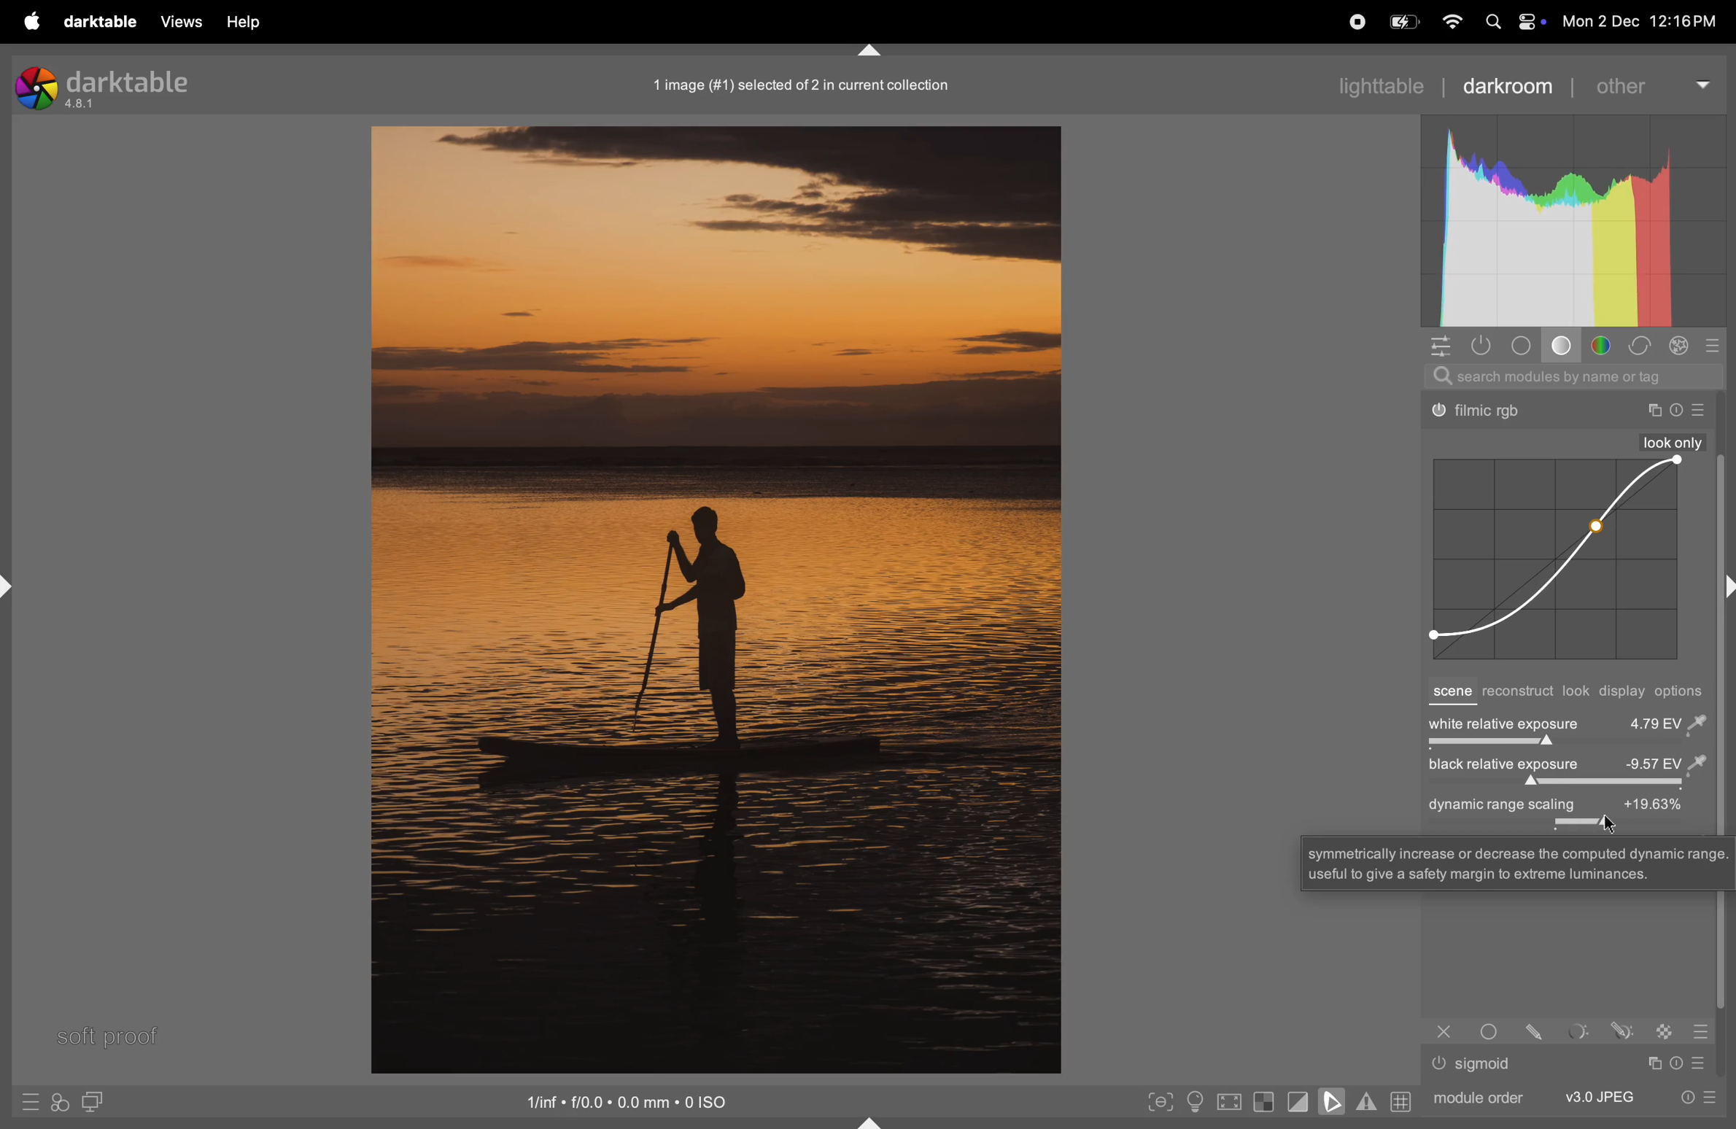 The image size is (1736, 1129). Describe the element at coordinates (1263, 1101) in the screenshot. I see `toggle indications of raw exposure` at that location.